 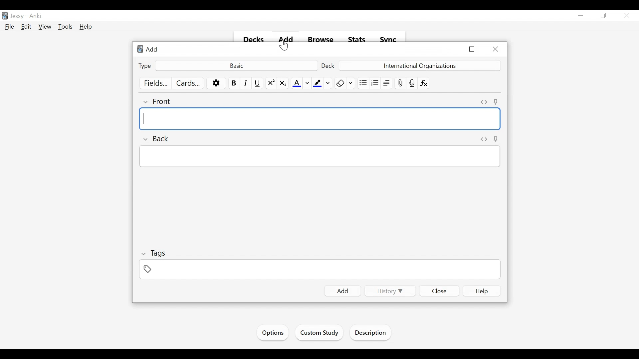 I want to click on Back, so click(x=156, y=139).